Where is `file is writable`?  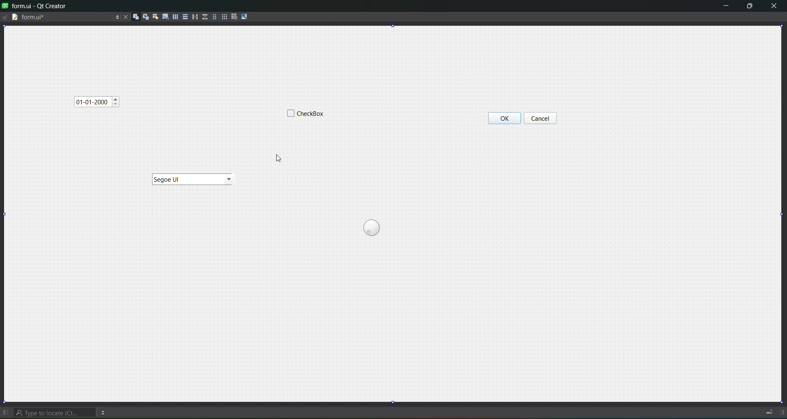
file is writable is located at coordinates (5, 16).